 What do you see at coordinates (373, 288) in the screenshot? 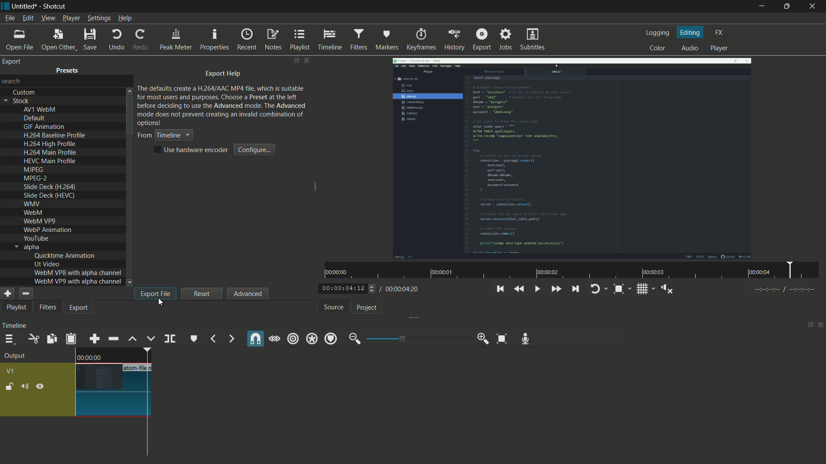
I see `rewind/fast forward` at bounding box center [373, 288].